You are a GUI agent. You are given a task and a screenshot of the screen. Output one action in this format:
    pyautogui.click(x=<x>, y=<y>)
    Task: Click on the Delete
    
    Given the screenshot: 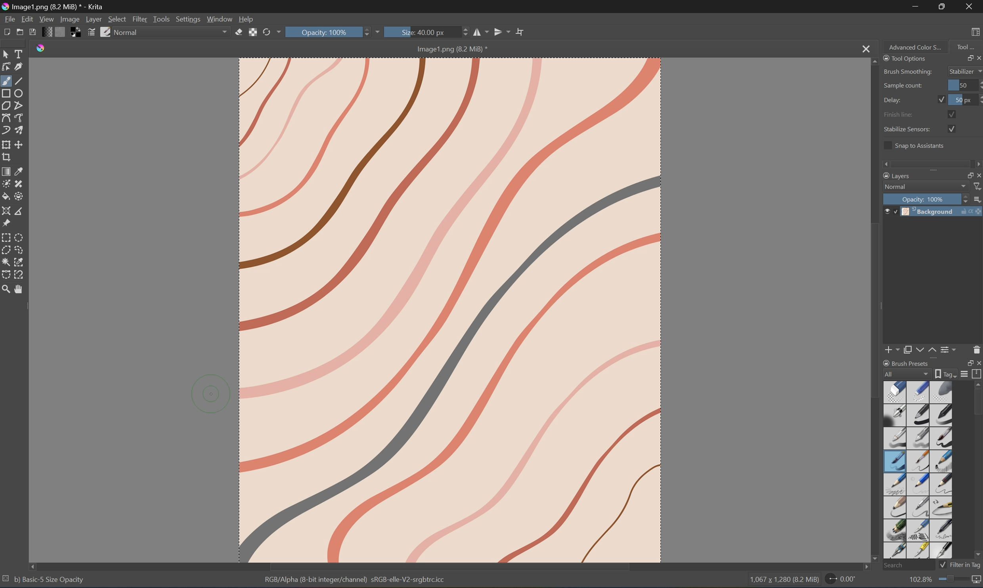 What is the action you would take?
    pyautogui.click(x=977, y=349)
    